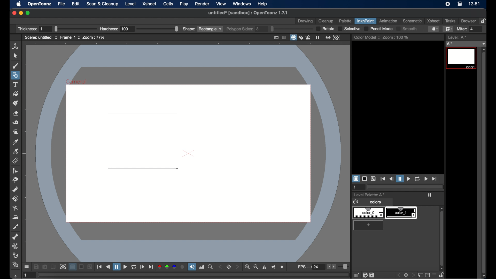 The height and width of the screenshot is (279, 496). Describe the element at coordinates (441, 235) in the screenshot. I see `scroll box` at that location.